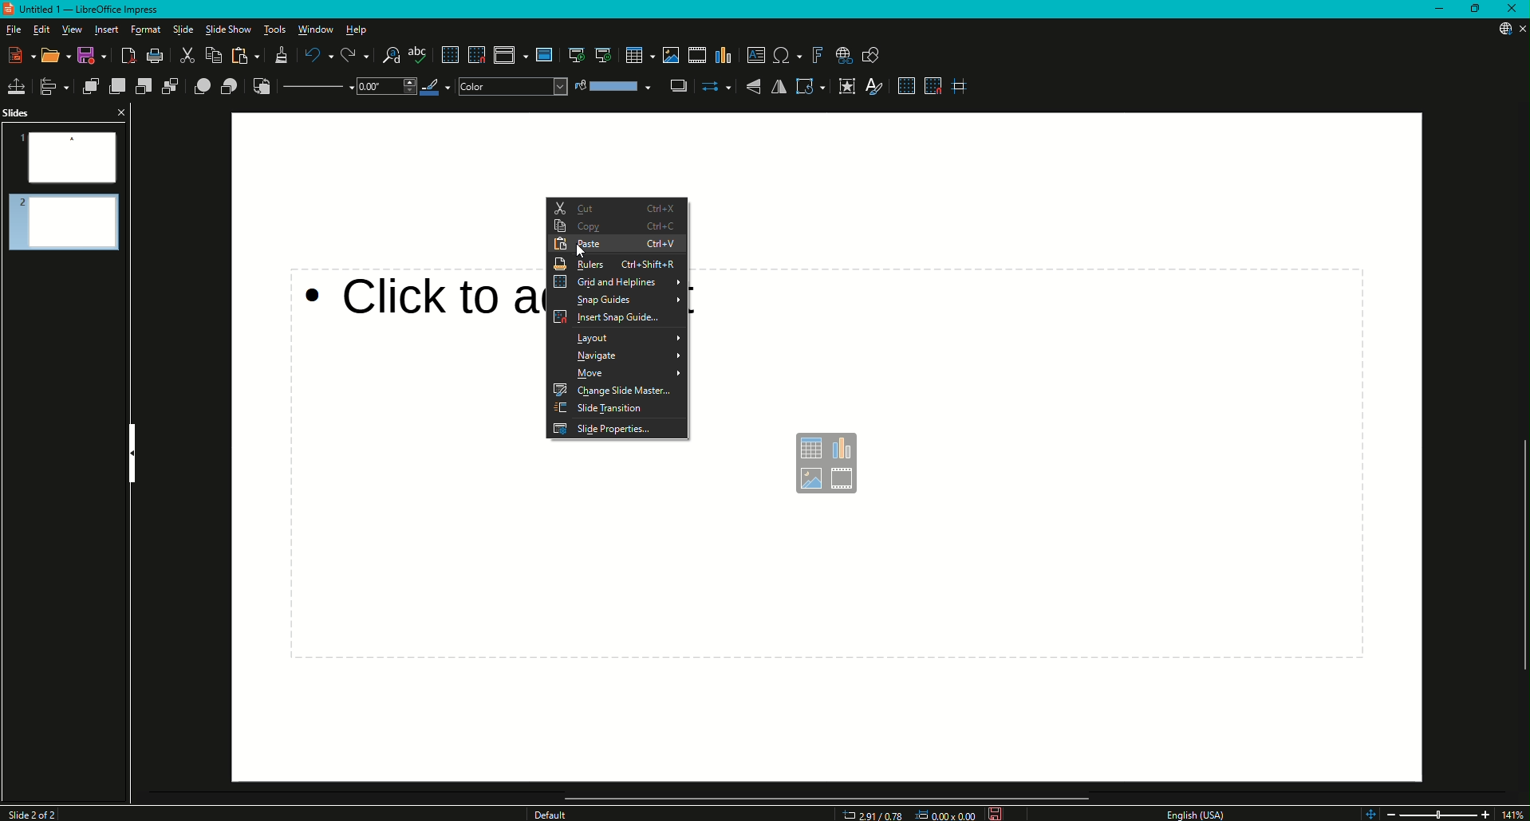 This screenshot has width=1530, height=821. What do you see at coordinates (383, 90) in the screenshot?
I see `Drop Down` at bounding box center [383, 90].